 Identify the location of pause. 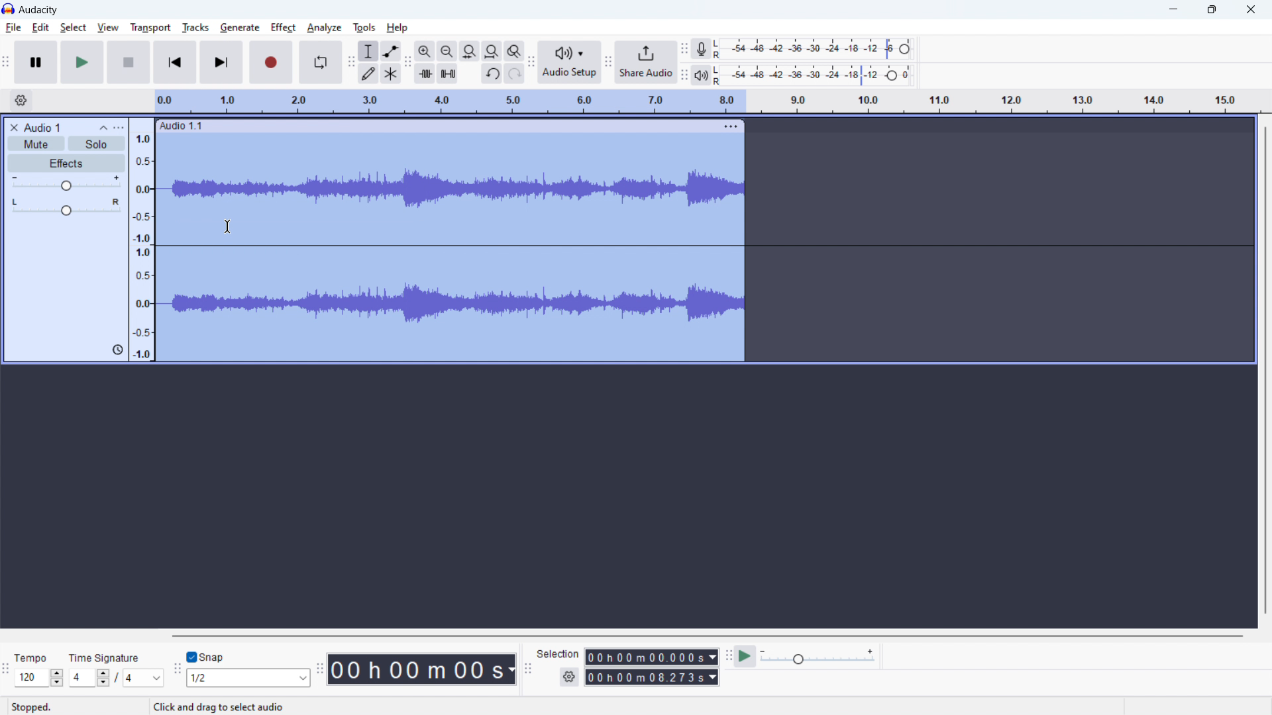
(36, 62).